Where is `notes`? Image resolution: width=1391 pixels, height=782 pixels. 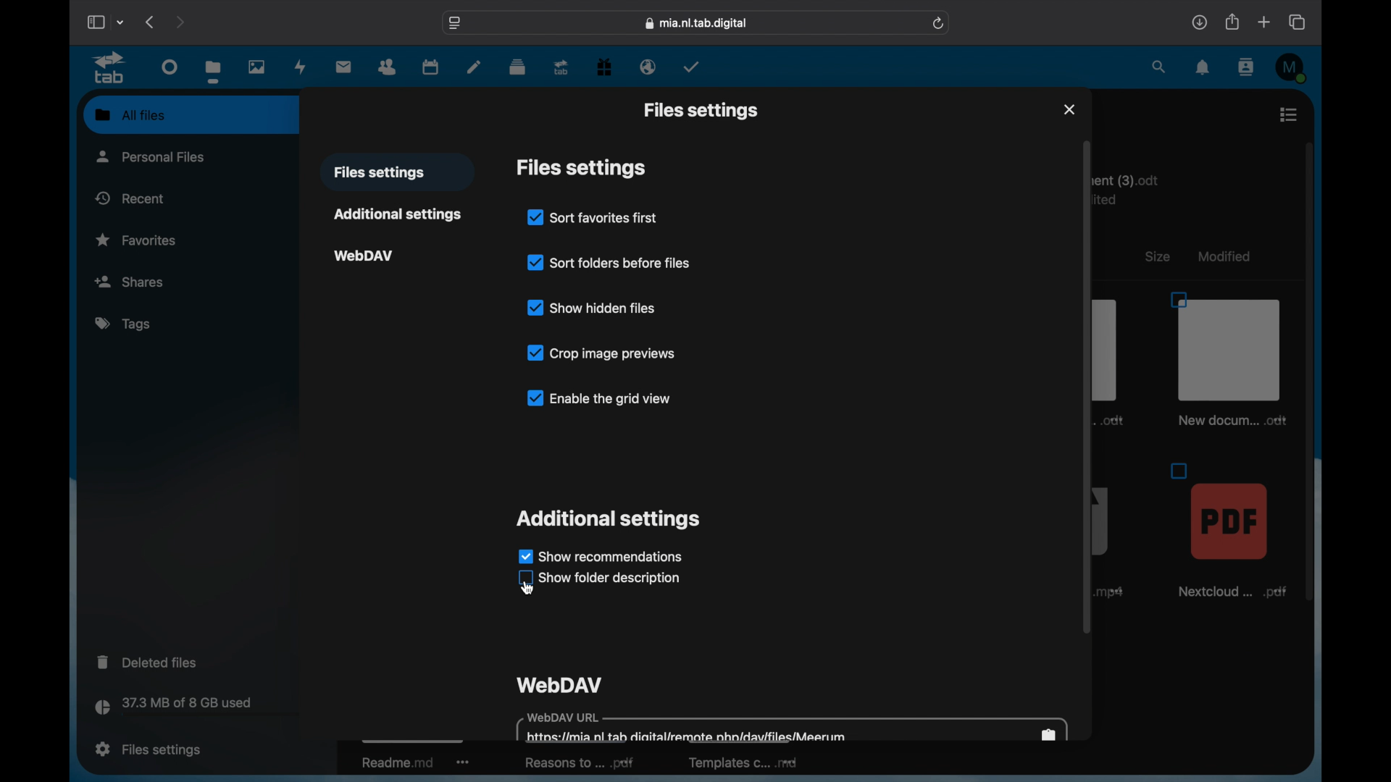 notes is located at coordinates (472, 68).